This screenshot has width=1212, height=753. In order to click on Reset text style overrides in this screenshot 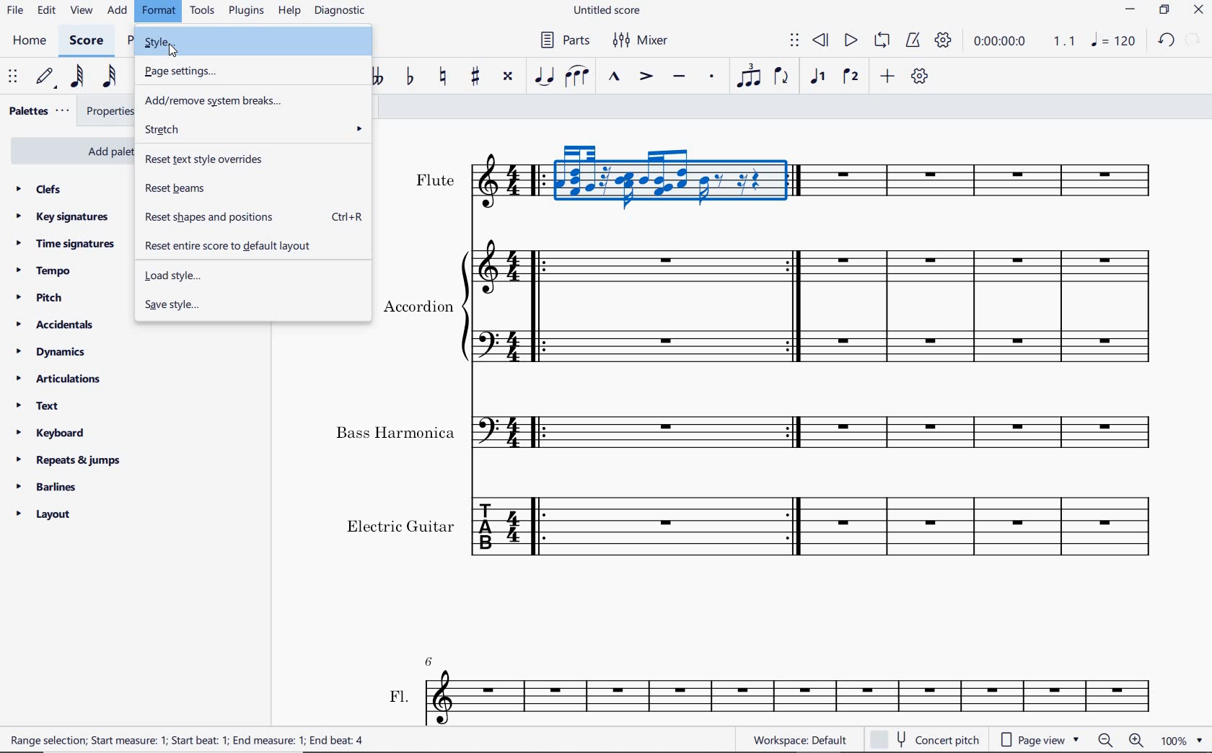, I will do `click(251, 159)`.